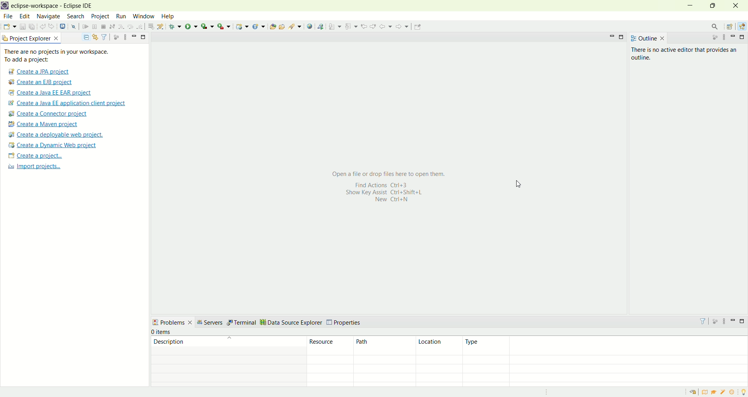 Image resolution: width=748 pixels, height=397 pixels. I want to click on create a new Java servlet, so click(259, 27).